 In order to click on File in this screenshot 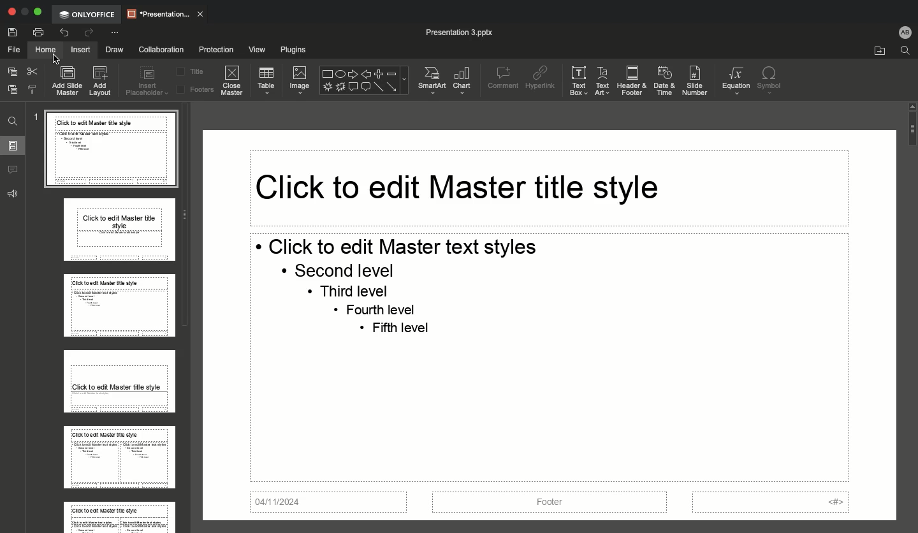, I will do `click(12, 48)`.